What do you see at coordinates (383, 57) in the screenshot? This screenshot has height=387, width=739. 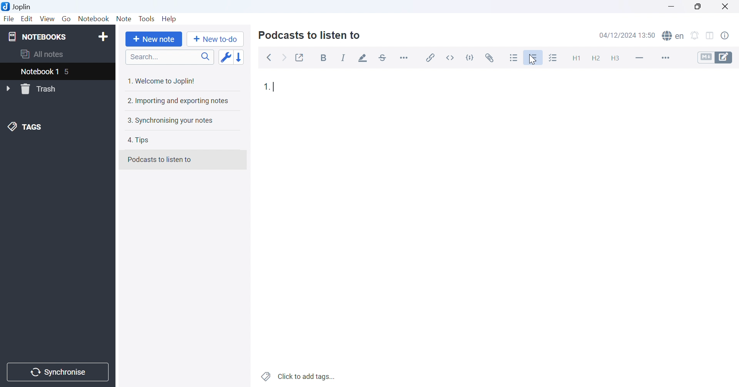 I see `Strikethrough` at bounding box center [383, 57].